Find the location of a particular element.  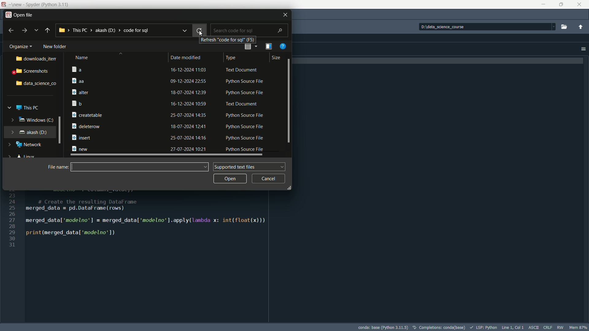

Cursor is located at coordinates (201, 32).